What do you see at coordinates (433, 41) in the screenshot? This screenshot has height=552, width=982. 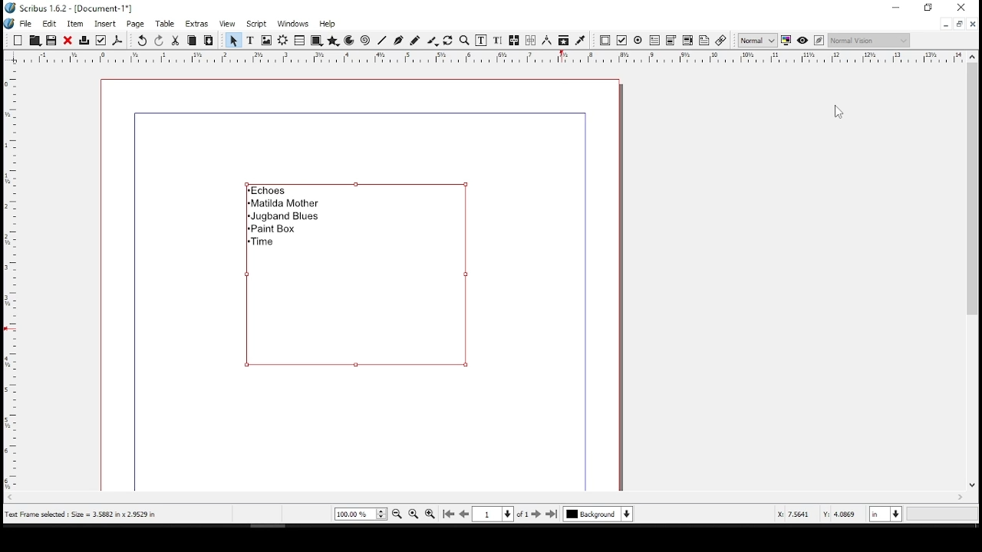 I see `calligraphy lines` at bounding box center [433, 41].